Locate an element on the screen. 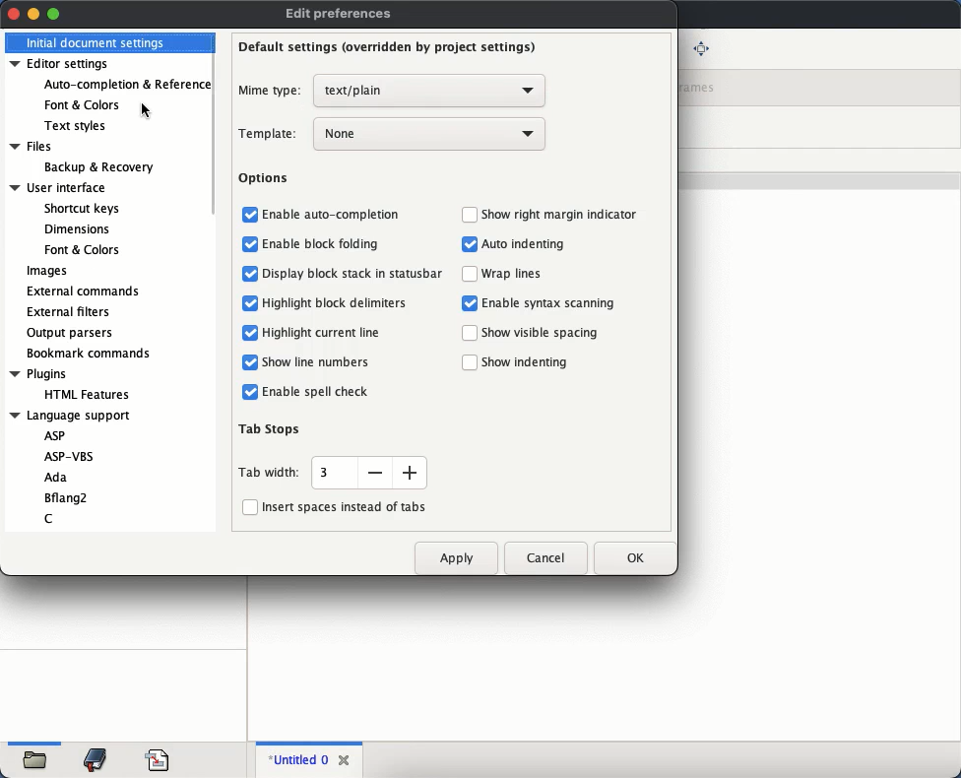 The width and height of the screenshot is (961, 778). user interface is located at coordinates (57, 187).